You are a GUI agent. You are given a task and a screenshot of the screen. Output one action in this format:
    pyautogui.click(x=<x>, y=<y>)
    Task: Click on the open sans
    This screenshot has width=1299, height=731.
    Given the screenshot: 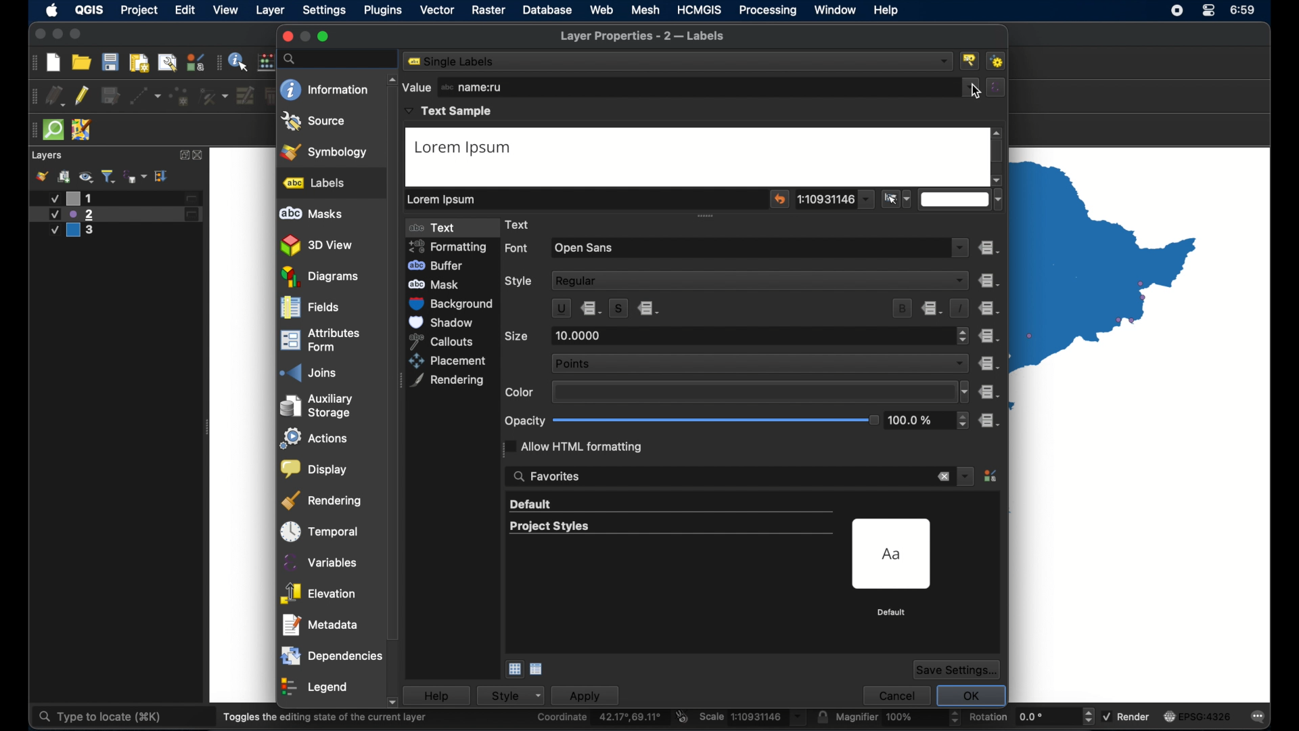 What is the action you would take?
    pyautogui.click(x=586, y=248)
    